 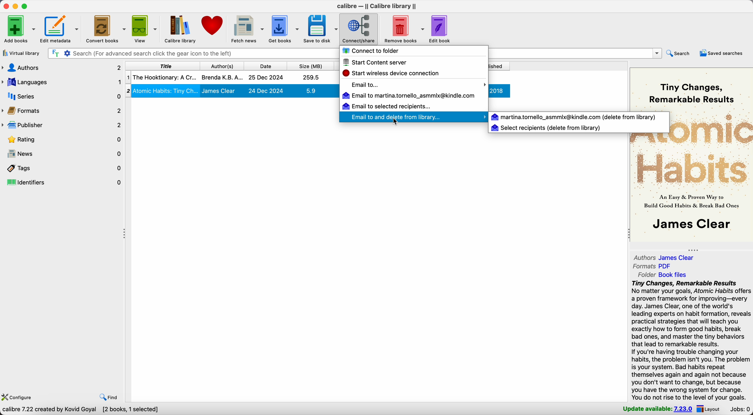 I want to click on donate, so click(x=212, y=25).